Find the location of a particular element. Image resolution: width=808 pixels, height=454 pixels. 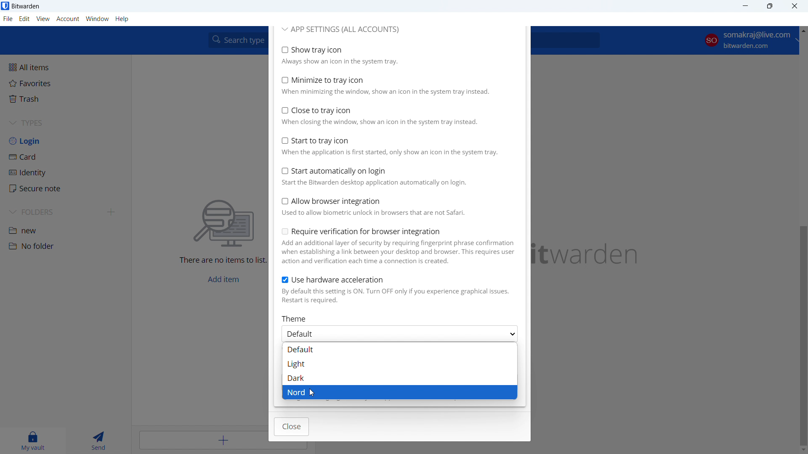

trash is located at coordinates (64, 99).